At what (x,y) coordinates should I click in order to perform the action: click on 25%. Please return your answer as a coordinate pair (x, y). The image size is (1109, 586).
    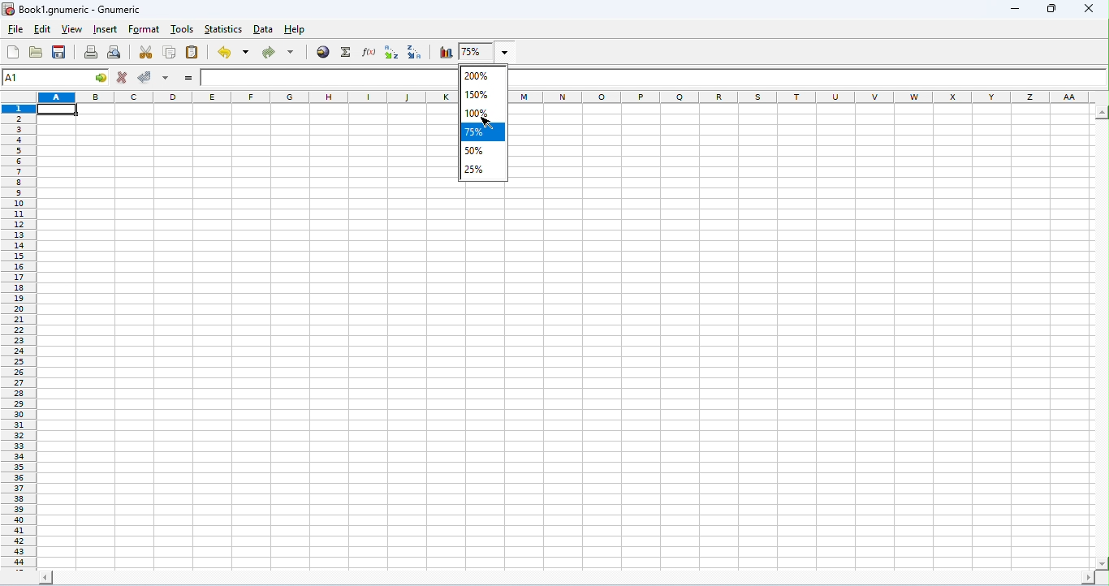
    Looking at the image, I should click on (485, 170).